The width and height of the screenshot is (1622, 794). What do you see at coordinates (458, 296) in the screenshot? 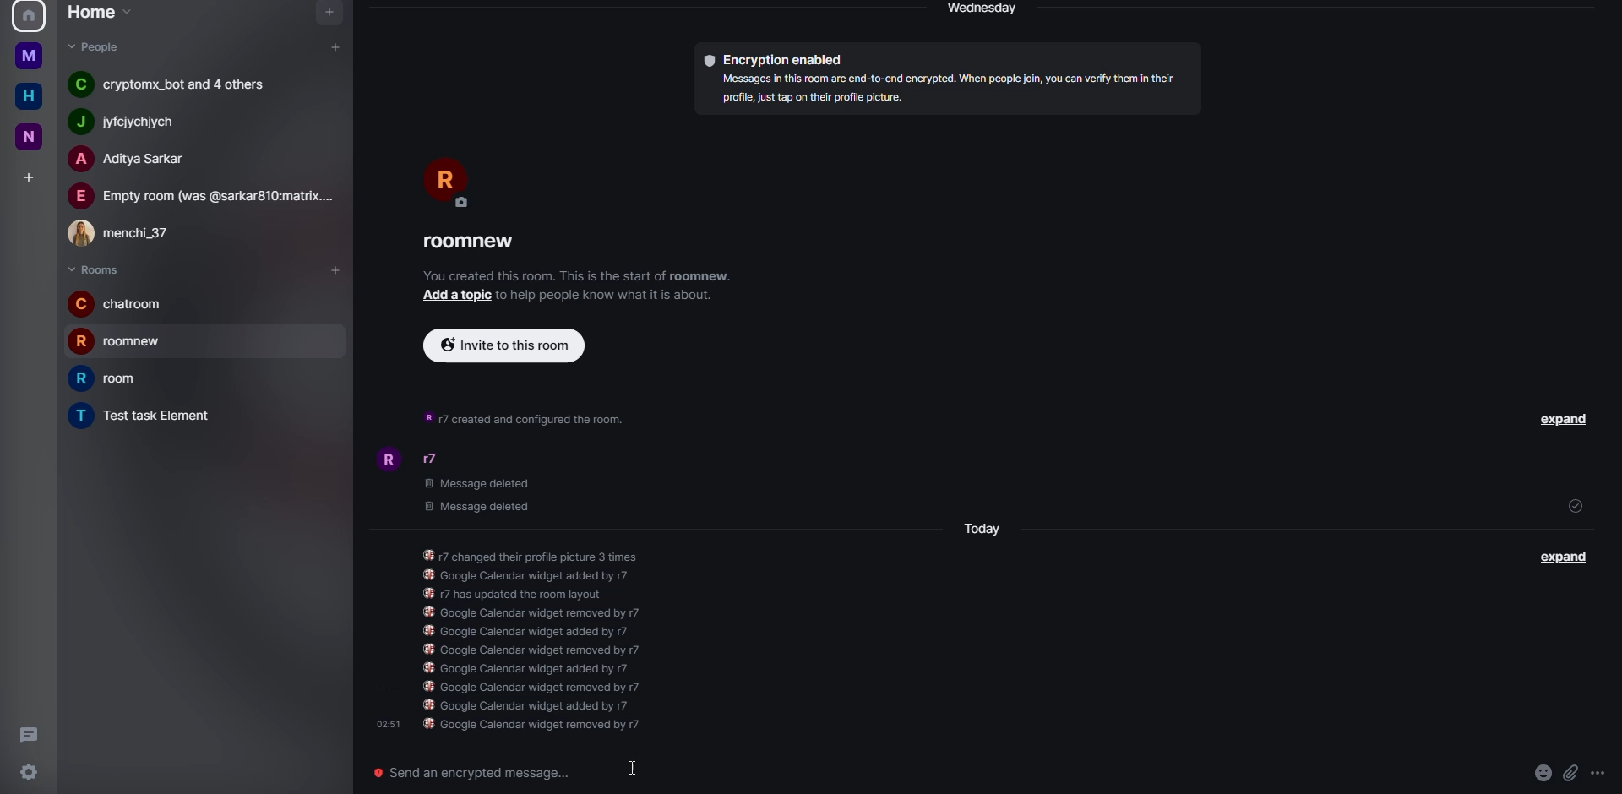
I see `add` at bounding box center [458, 296].